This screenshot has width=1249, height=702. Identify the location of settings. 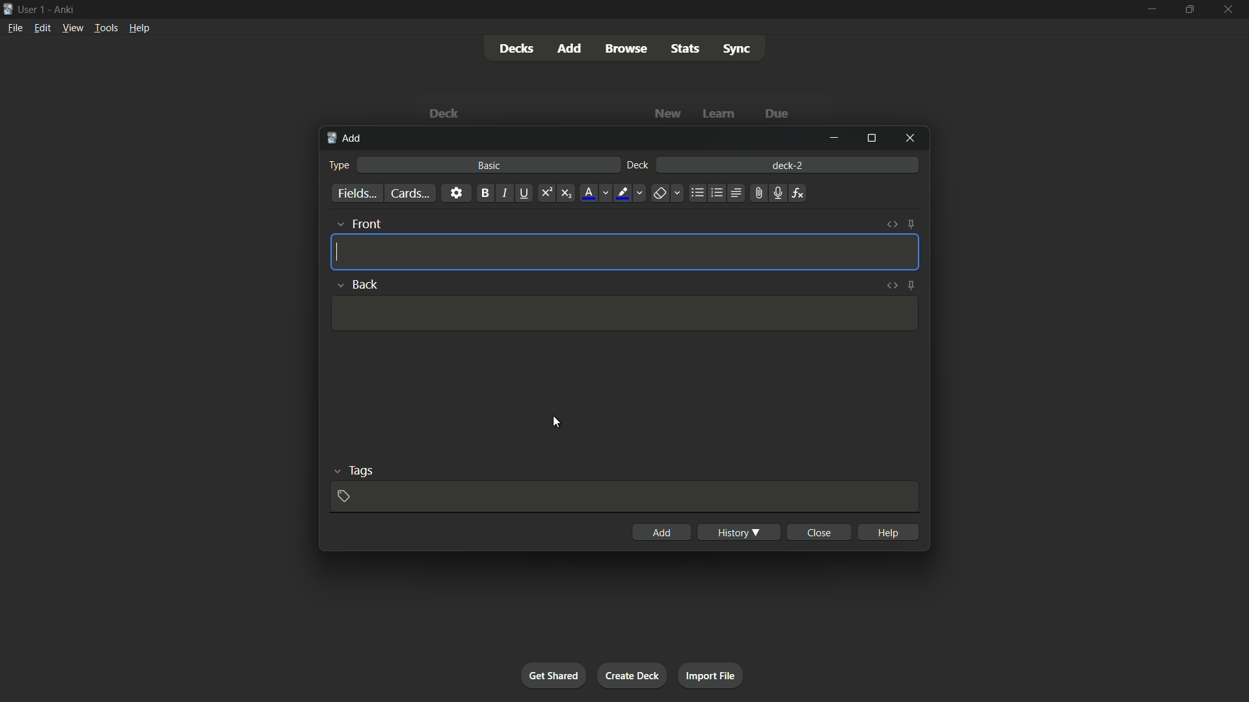
(456, 194).